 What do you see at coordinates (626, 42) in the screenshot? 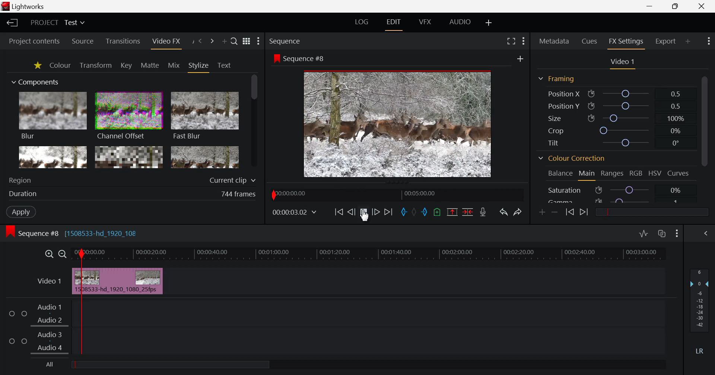
I see `FX Settings` at bounding box center [626, 42].